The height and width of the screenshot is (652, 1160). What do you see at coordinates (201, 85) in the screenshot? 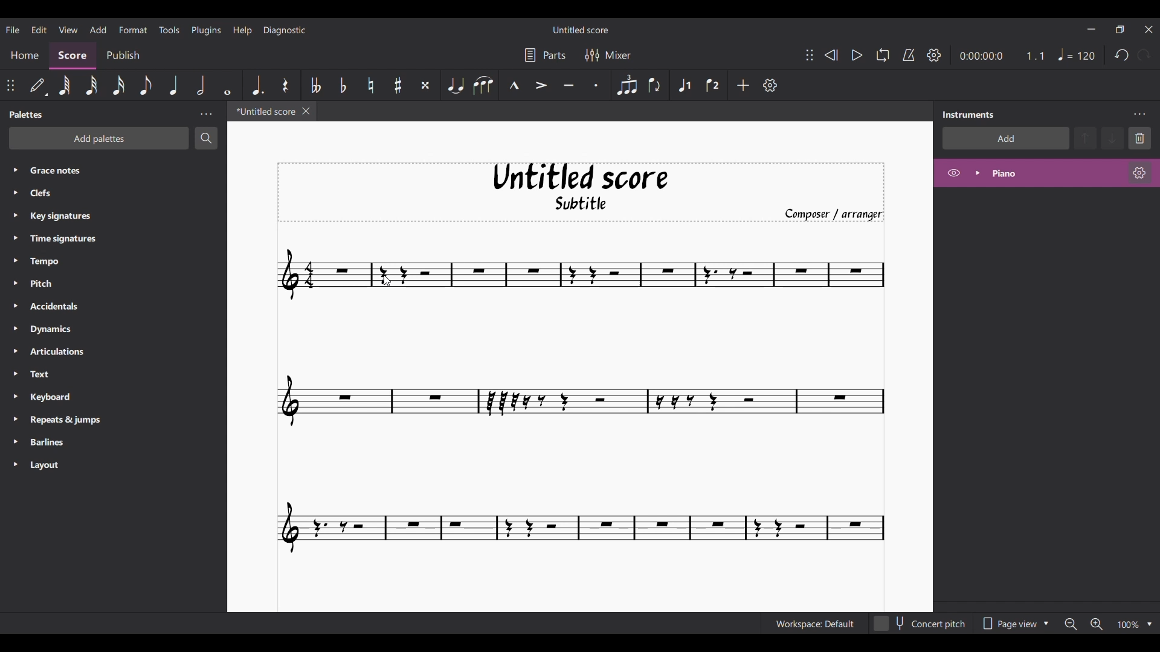
I see `Half note` at bounding box center [201, 85].